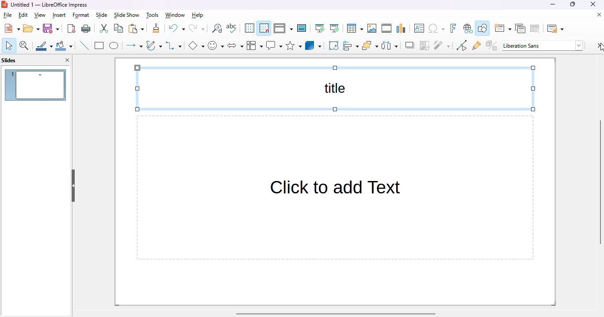 The height and width of the screenshot is (317, 604). I want to click on display grid, so click(249, 28).